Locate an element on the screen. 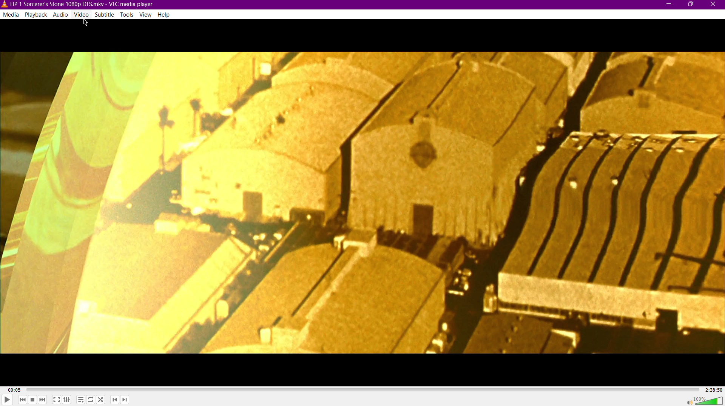 The width and height of the screenshot is (725, 406). Playback is located at coordinates (35, 15).